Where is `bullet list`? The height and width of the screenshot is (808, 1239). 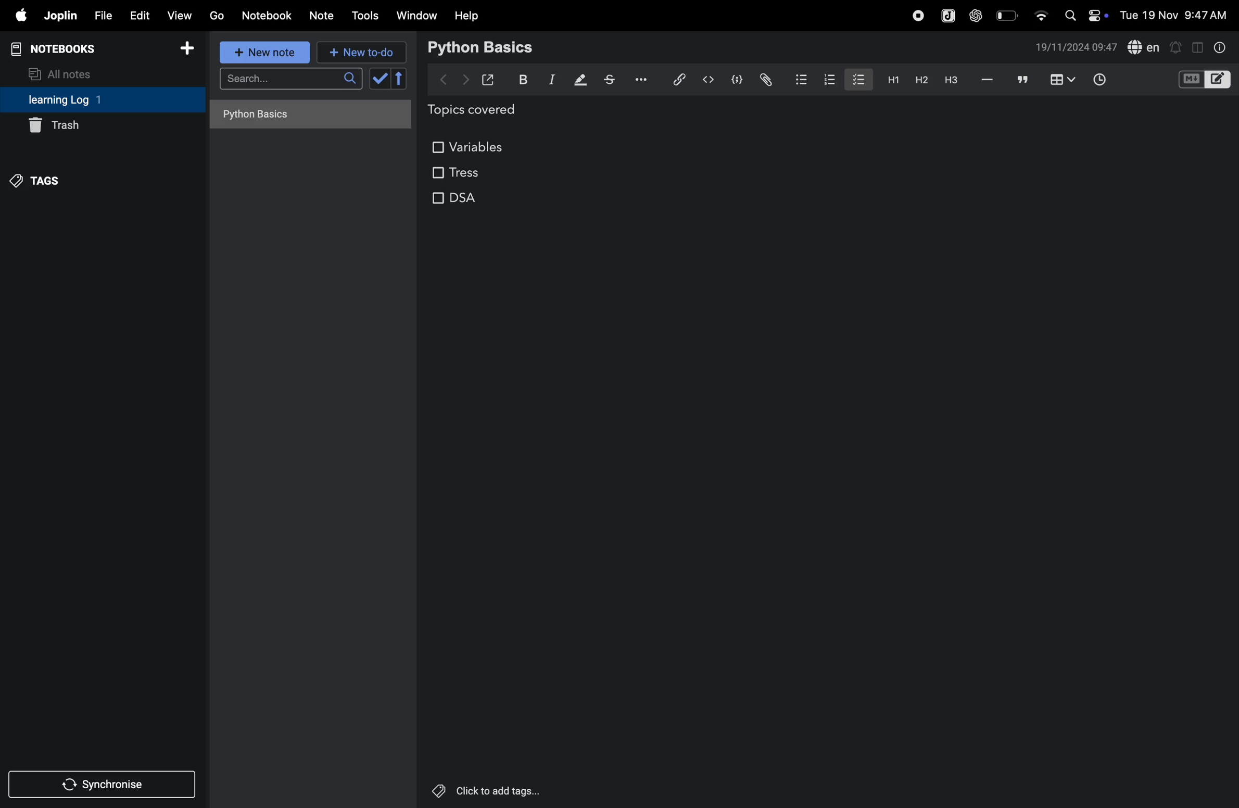 bullet list is located at coordinates (800, 78).